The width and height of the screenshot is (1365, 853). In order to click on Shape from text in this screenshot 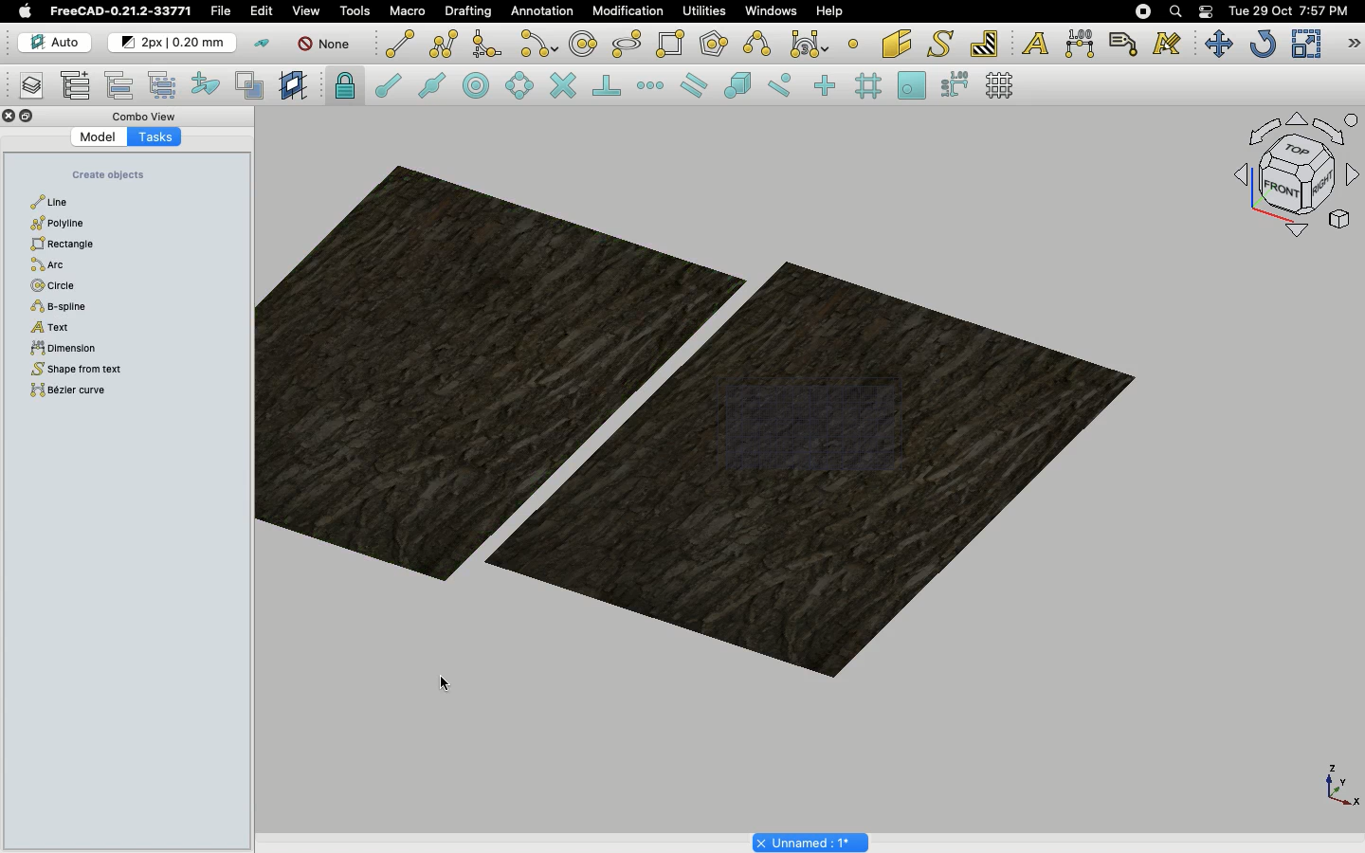, I will do `click(943, 45)`.